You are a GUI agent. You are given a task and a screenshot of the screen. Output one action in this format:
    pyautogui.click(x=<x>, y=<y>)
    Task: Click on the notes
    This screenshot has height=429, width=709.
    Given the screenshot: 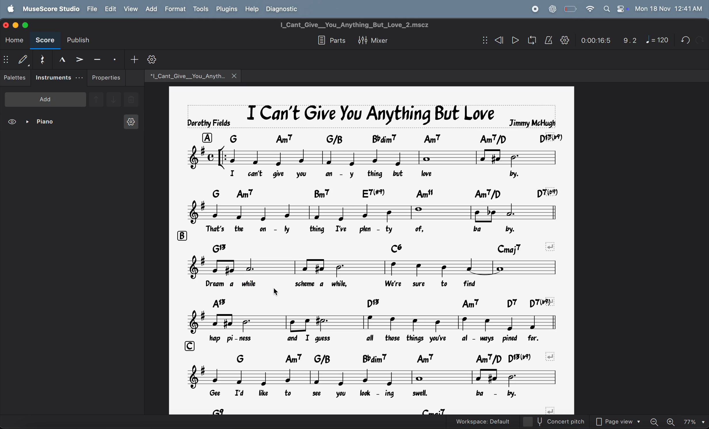 What is the action you would take?
    pyautogui.click(x=374, y=157)
    